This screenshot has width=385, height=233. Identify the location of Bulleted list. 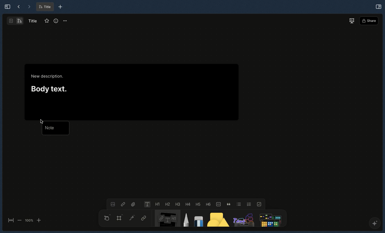
(238, 204).